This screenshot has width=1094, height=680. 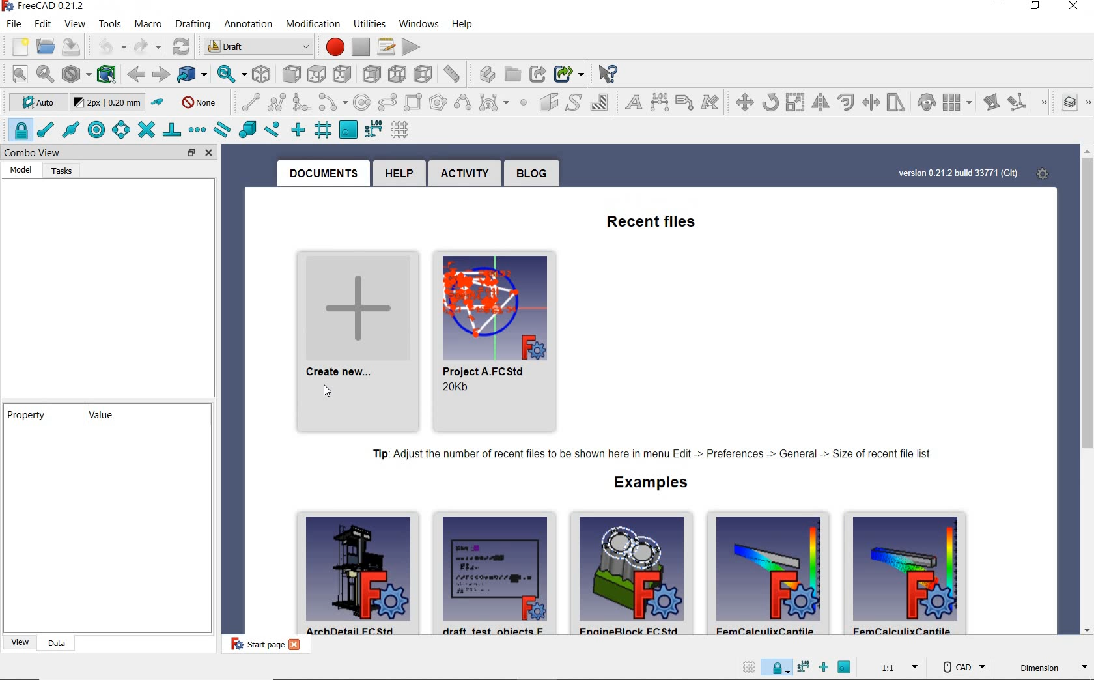 I want to click on snap special, so click(x=247, y=130).